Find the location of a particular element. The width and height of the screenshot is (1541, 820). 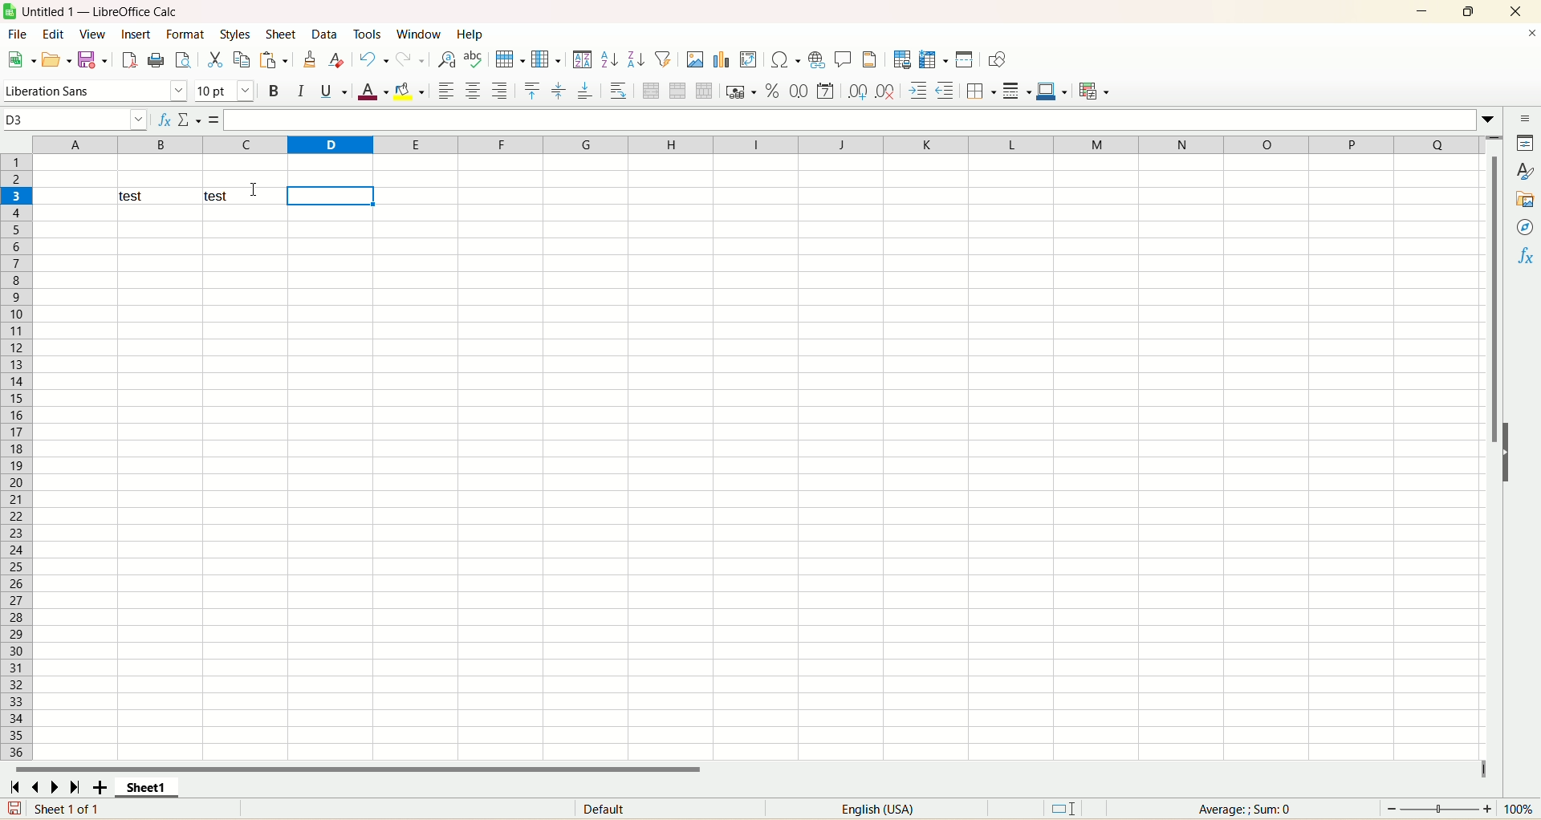

Average: ; Sum: 0 is located at coordinates (1244, 810).